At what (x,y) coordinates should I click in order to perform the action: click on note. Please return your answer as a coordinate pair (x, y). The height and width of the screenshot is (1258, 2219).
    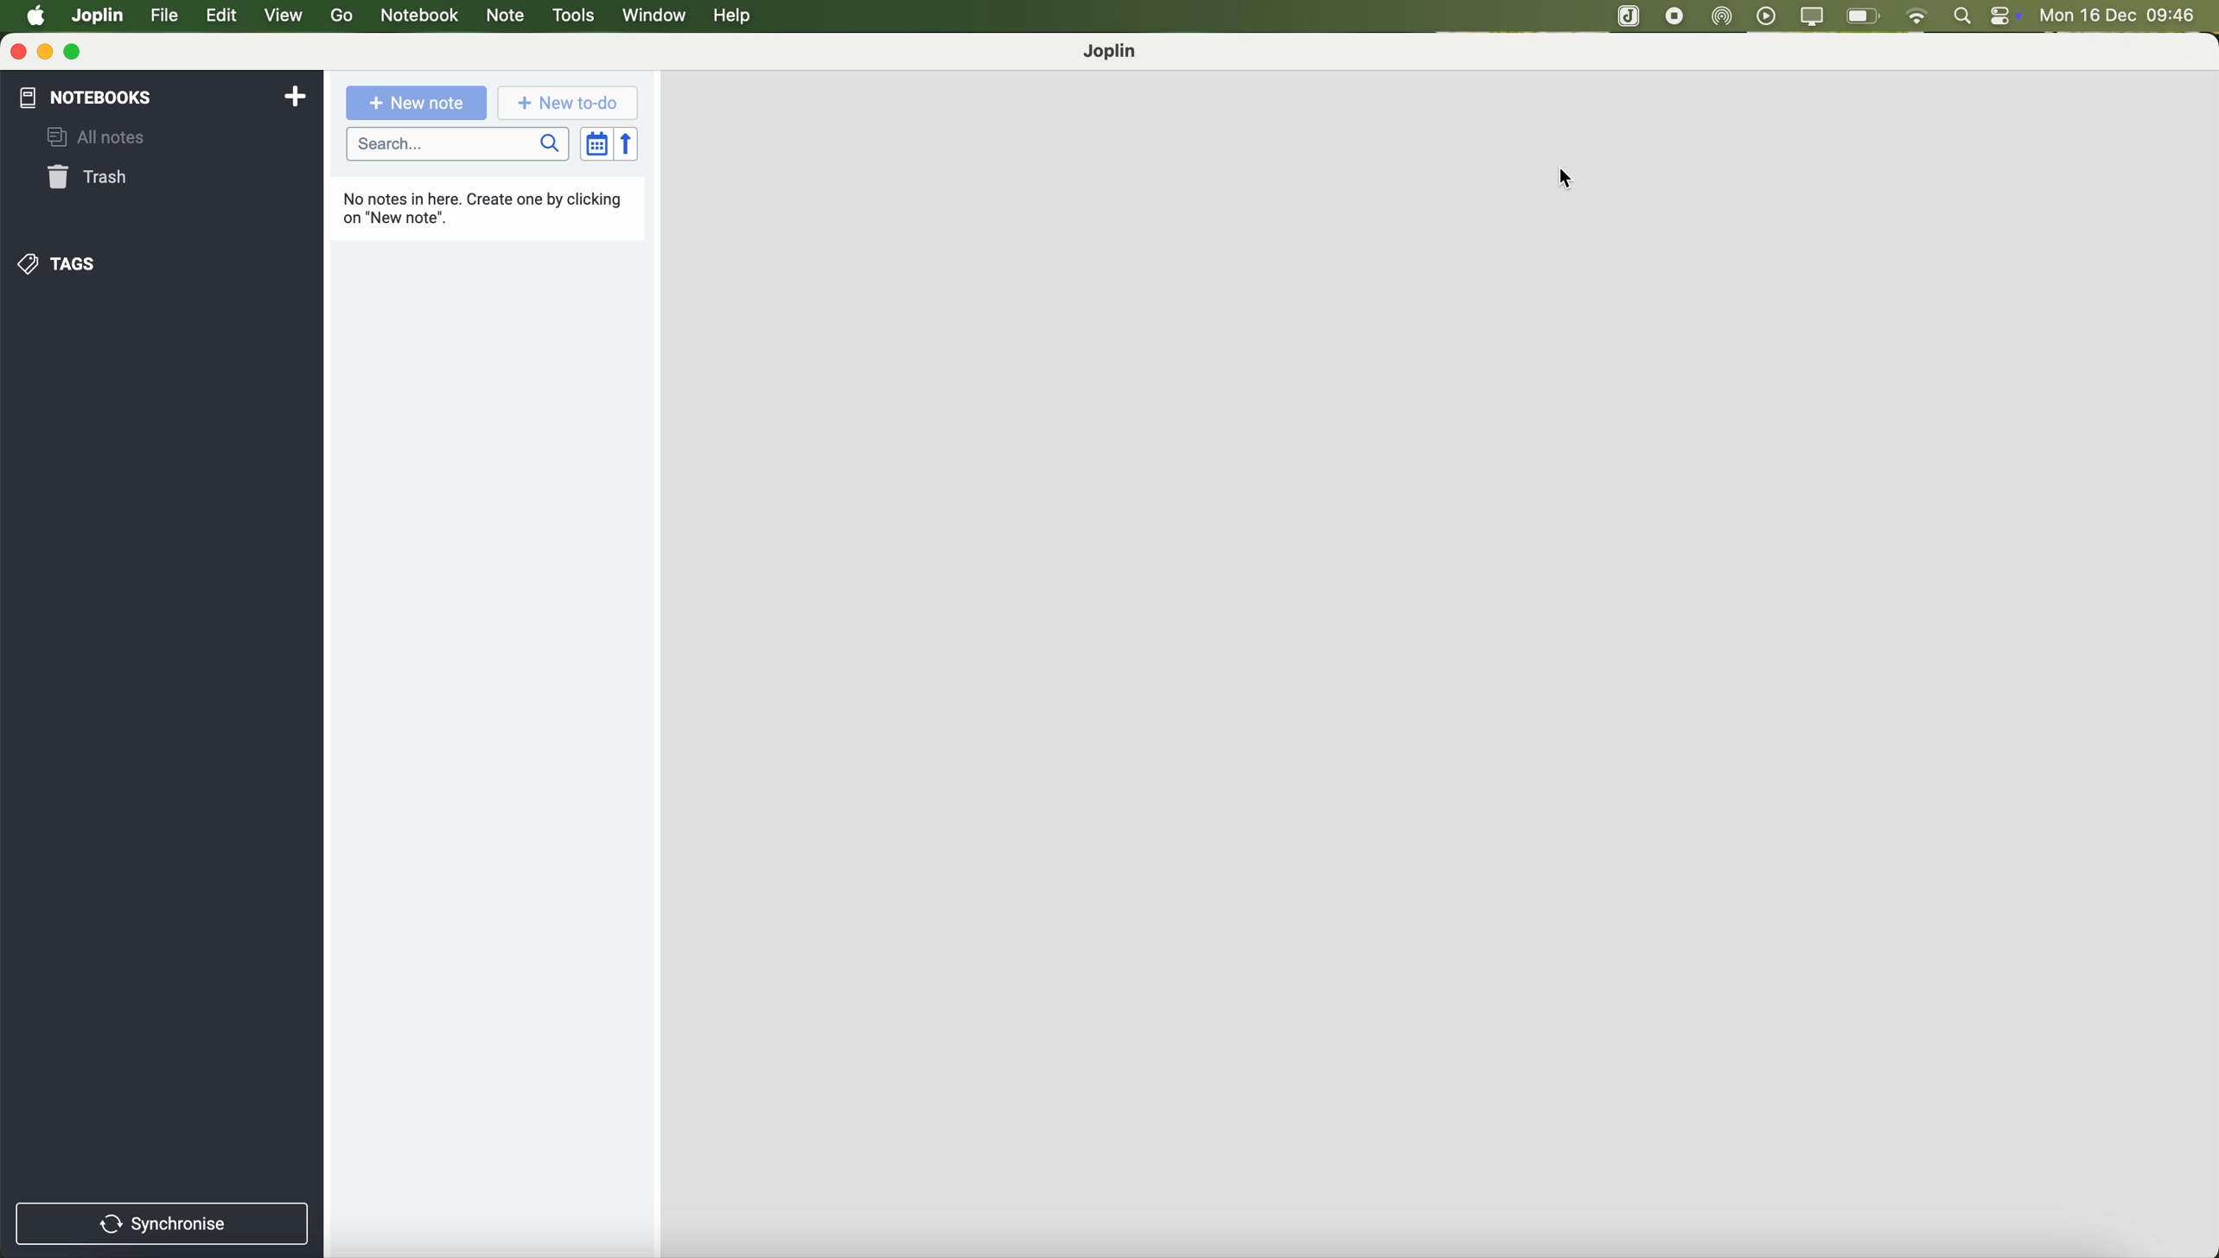
    Looking at the image, I should click on (507, 17).